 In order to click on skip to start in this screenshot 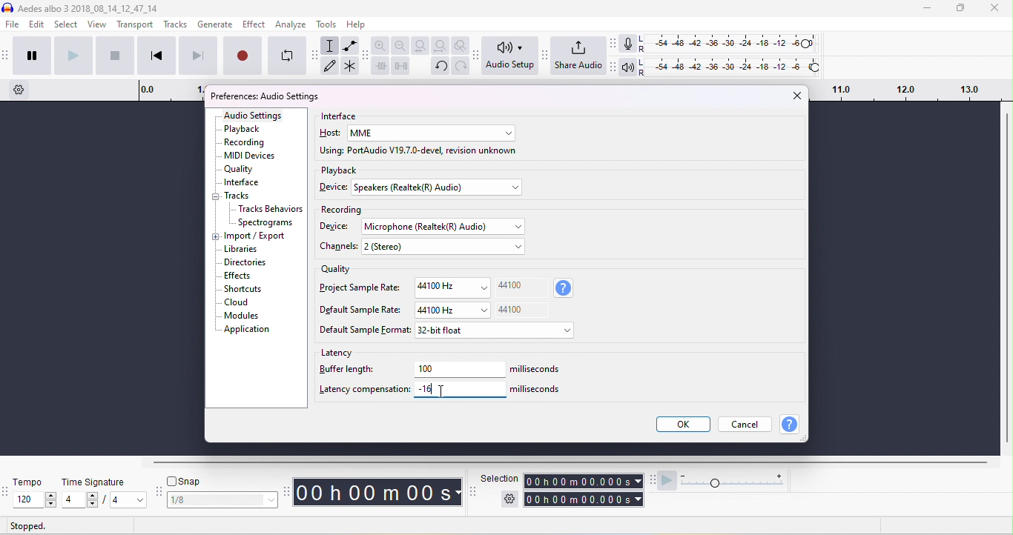, I will do `click(155, 55)`.